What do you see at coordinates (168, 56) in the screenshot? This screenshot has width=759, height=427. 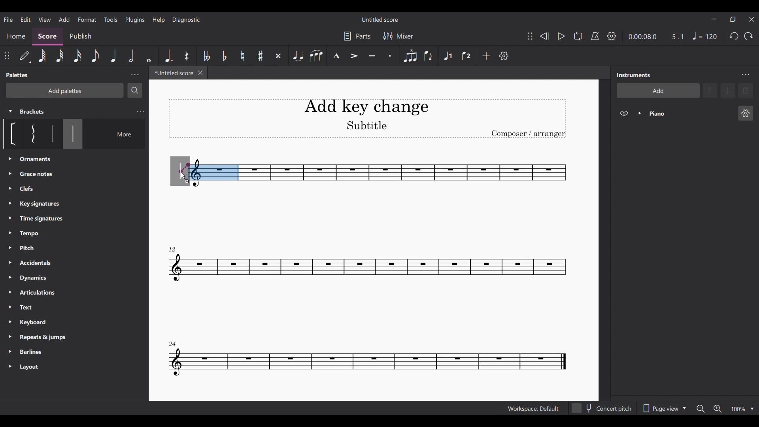 I see `Augmentation dot` at bounding box center [168, 56].